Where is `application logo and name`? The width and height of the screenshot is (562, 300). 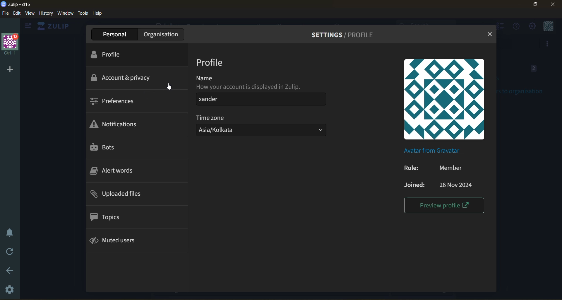 application logo and name is located at coordinates (18, 4).